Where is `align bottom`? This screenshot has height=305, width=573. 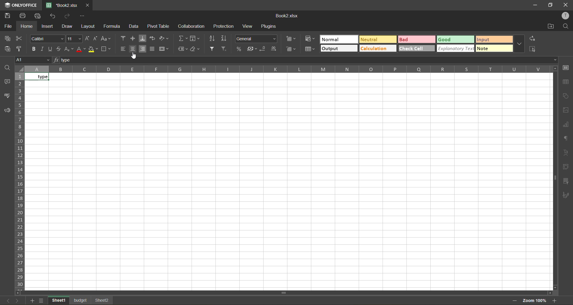 align bottom is located at coordinates (144, 37).